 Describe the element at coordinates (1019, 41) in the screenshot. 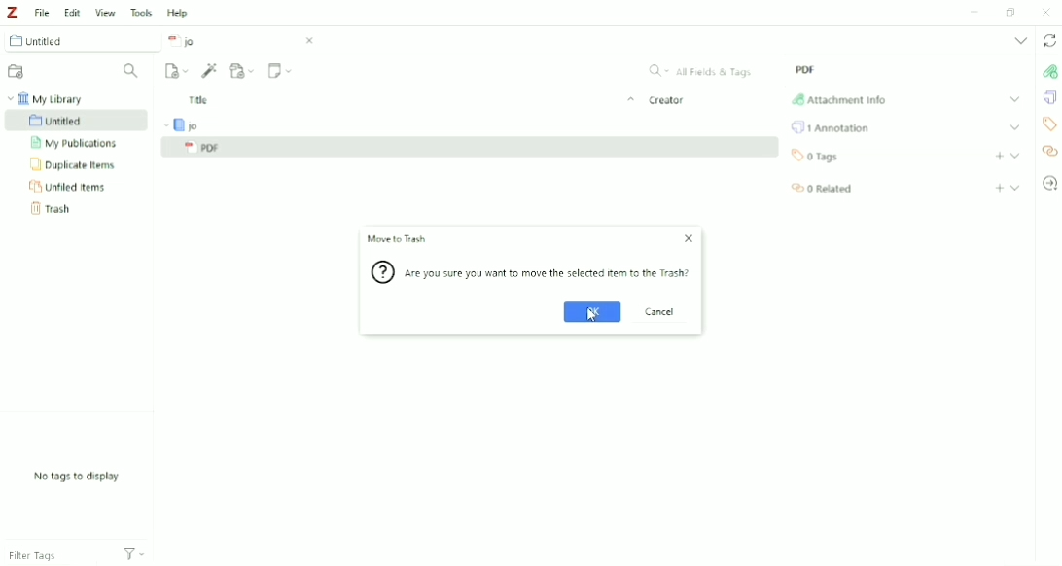

I see `List all tabs` at that location.